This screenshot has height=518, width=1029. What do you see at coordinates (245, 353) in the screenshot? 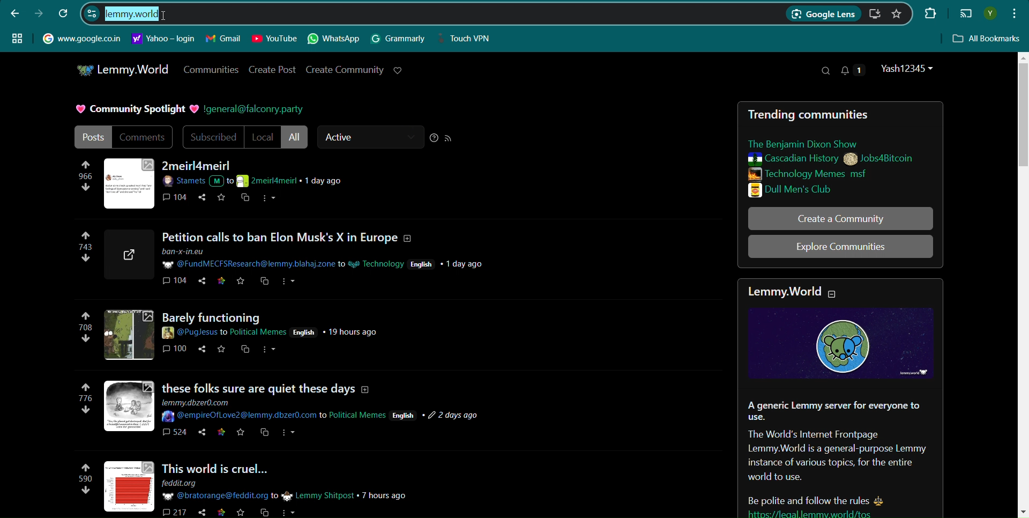
I see `copy` at bounding box center [245, 353].